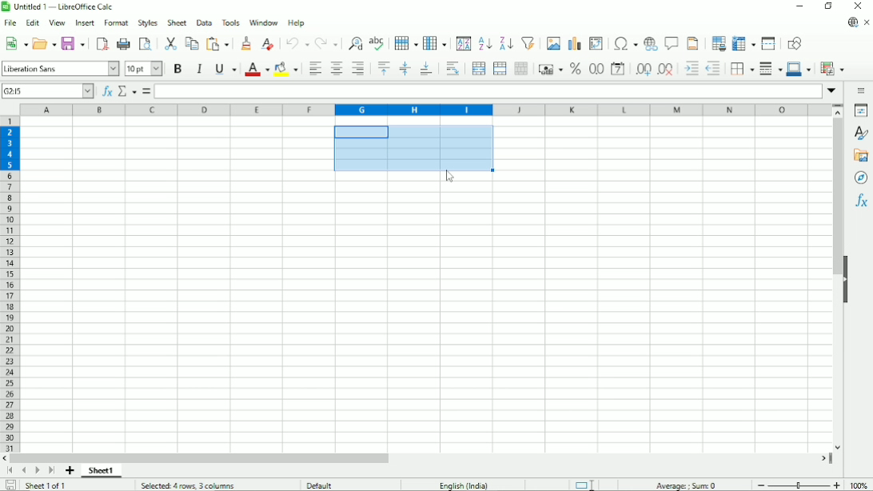  I want to click on Split window, so click(770, 43).